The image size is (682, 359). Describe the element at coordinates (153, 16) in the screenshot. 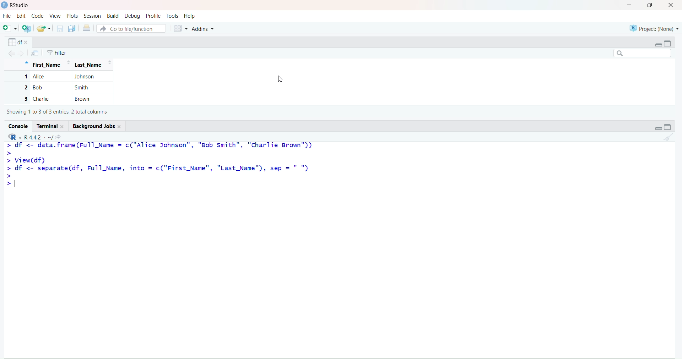

I see `Profile` at that location.